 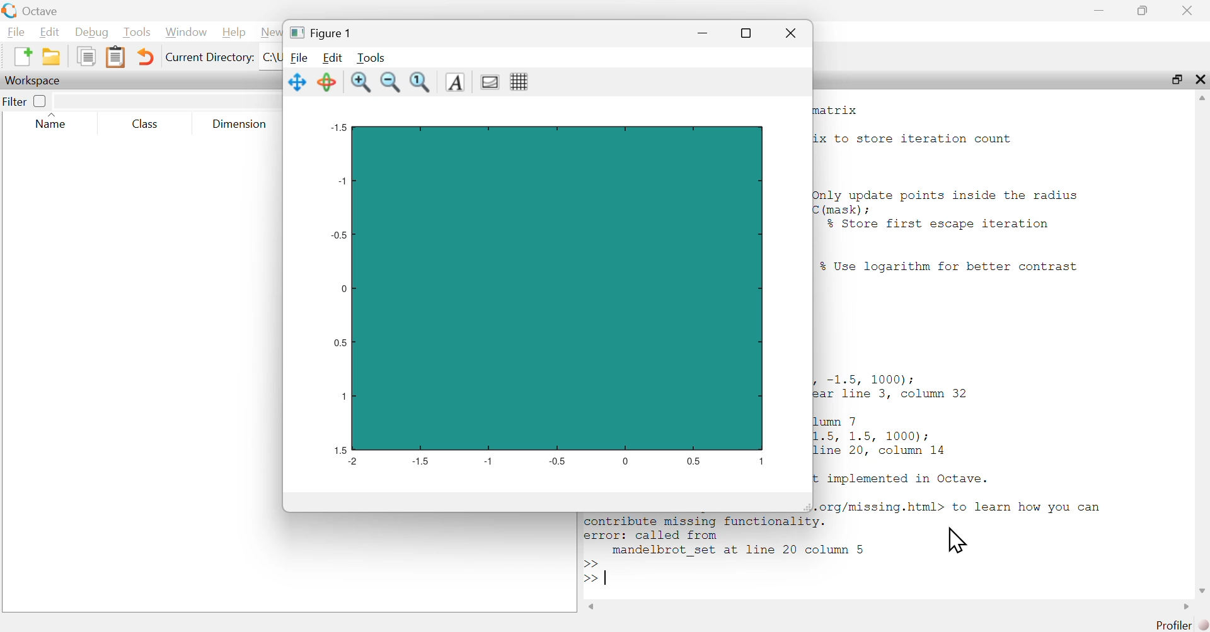 What do you see at coordinates (490, 82) in the screenshot?
I see `toggle current axis view` at bounding box center [490, 82].